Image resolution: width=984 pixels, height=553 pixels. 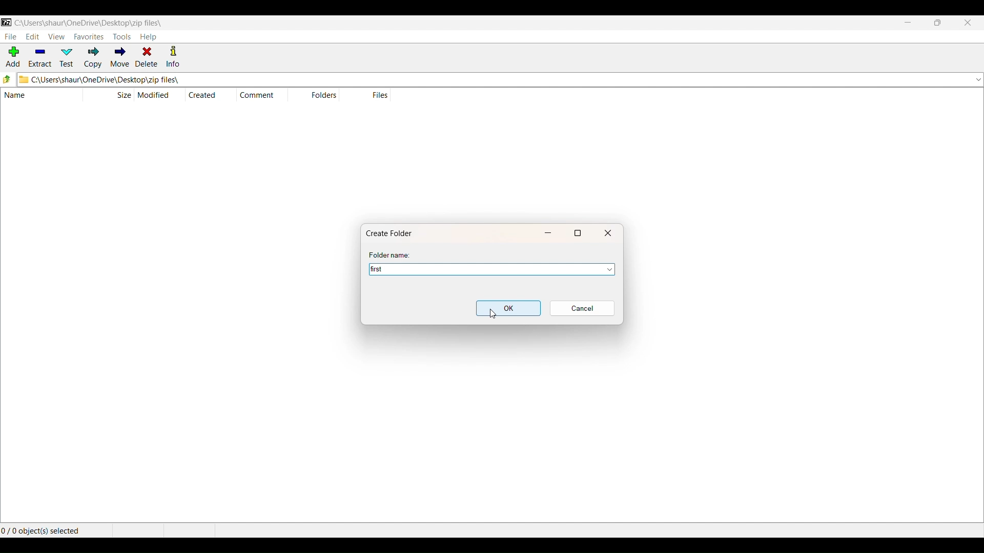 What do you see at coordinates (967, 24) in the screenshot?
I see `CLOSE` at bounding box center [967, 24].